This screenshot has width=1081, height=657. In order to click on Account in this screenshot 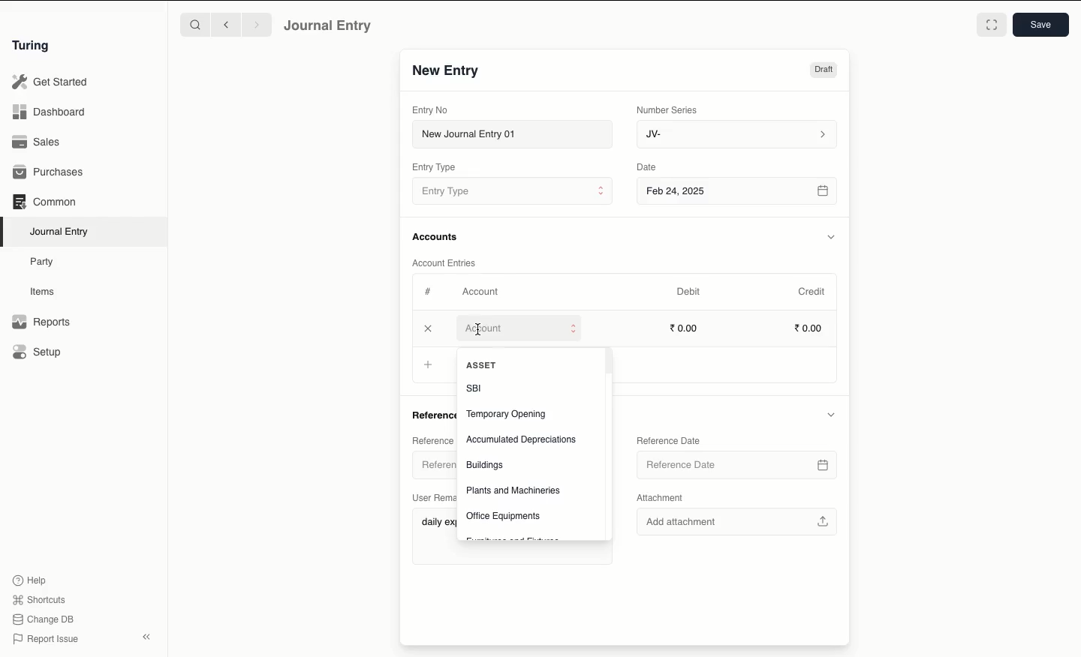, I will do `click(481, 292)`.